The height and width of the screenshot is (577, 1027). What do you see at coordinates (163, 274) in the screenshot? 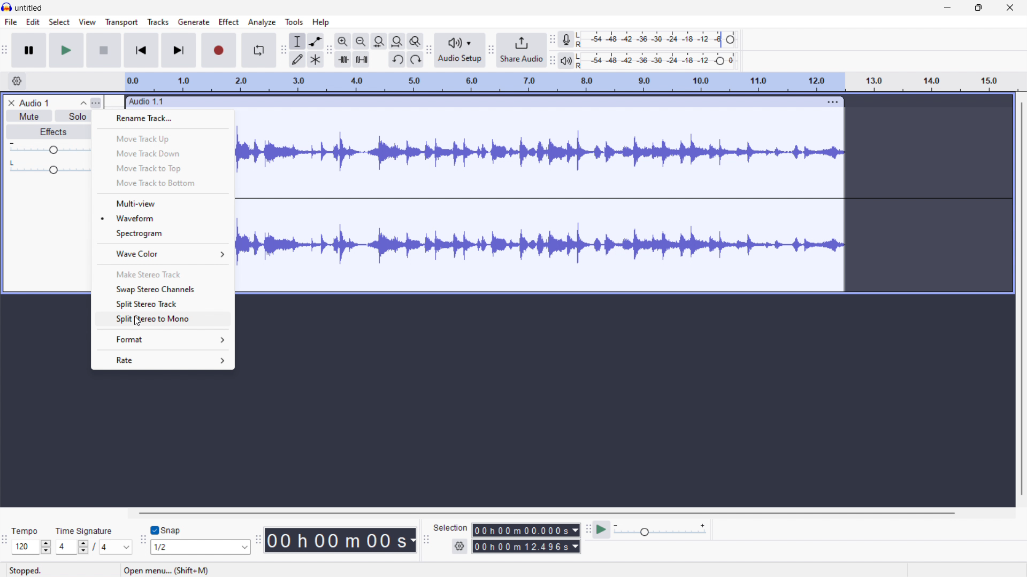
I see `make sstereo track` at bounding box center [163, 274].